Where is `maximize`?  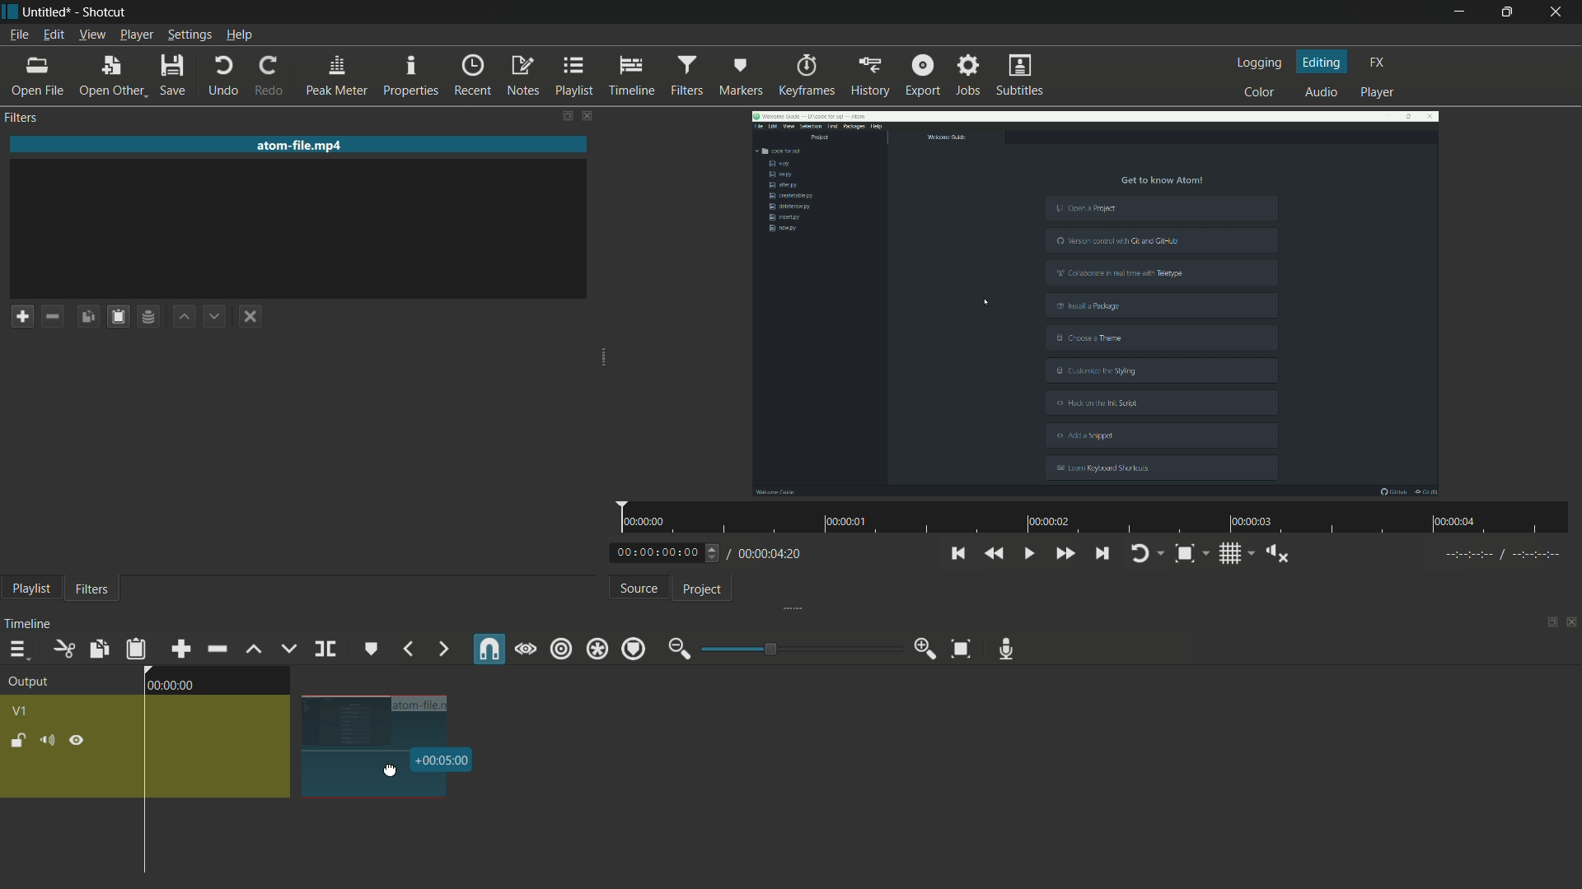
maximize is located at coordinates (1509, 12).